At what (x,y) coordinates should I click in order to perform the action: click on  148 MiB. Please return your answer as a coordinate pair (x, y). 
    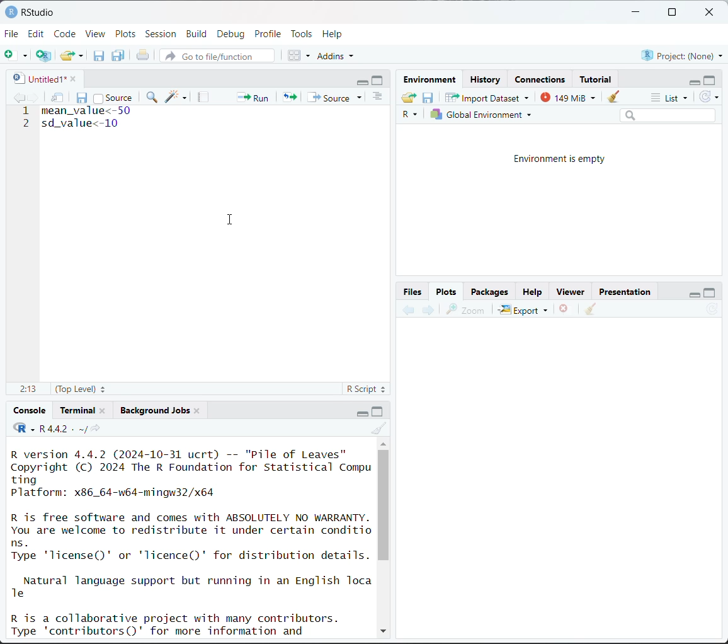
    Looking at the image, I should click on (566, 96).